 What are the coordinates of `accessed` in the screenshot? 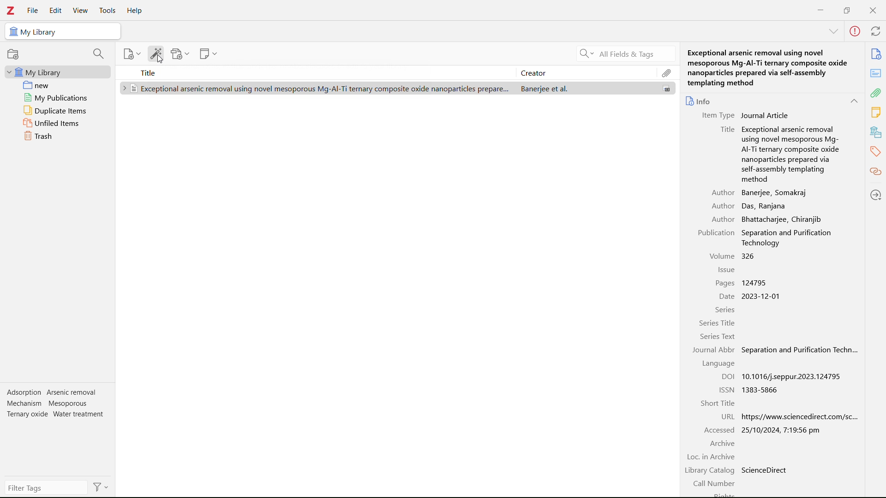 It's located at (719, 430).